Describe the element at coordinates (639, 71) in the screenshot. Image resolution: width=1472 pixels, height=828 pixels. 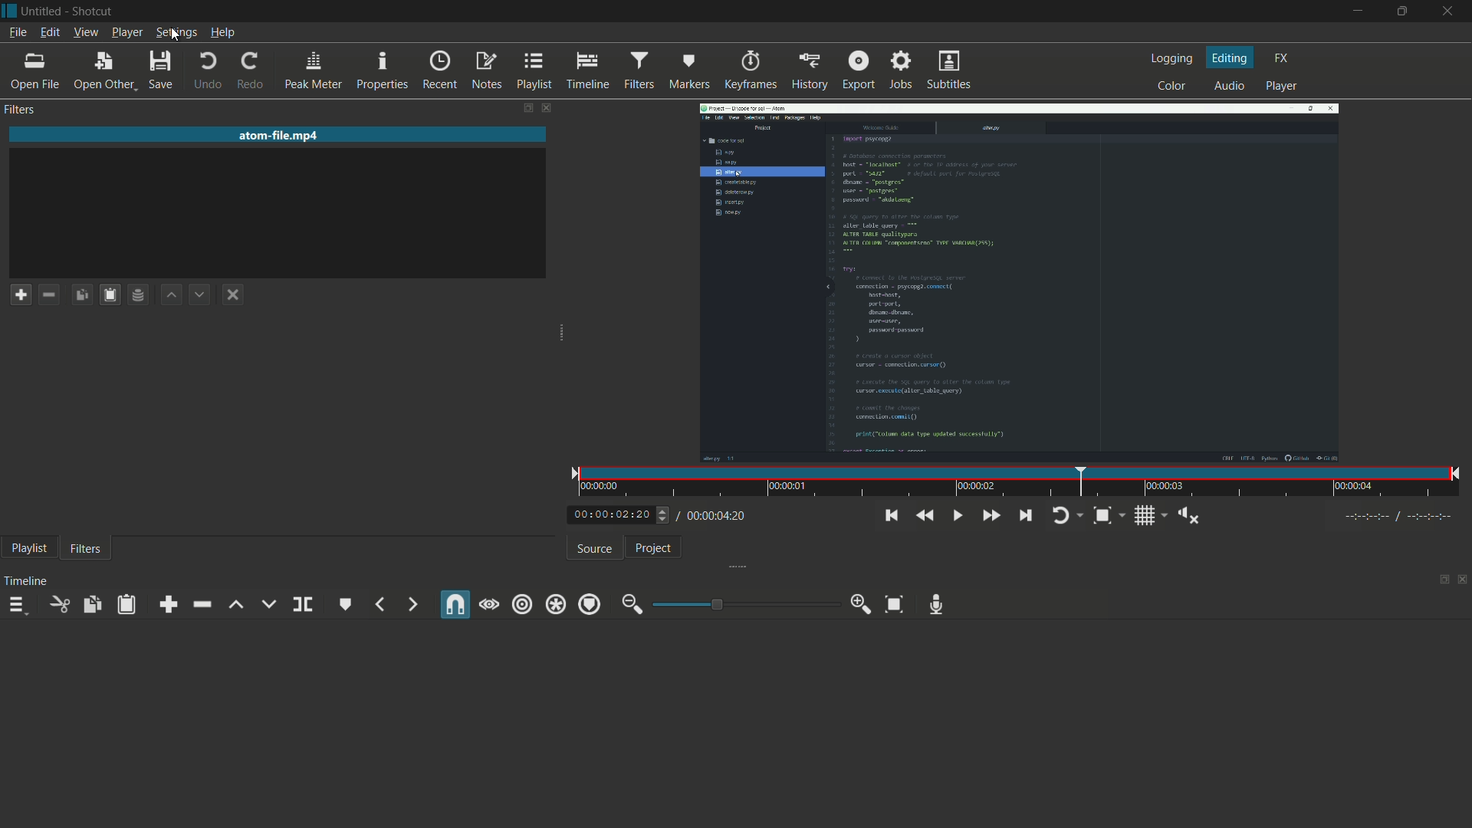
I see `filters` at that location.